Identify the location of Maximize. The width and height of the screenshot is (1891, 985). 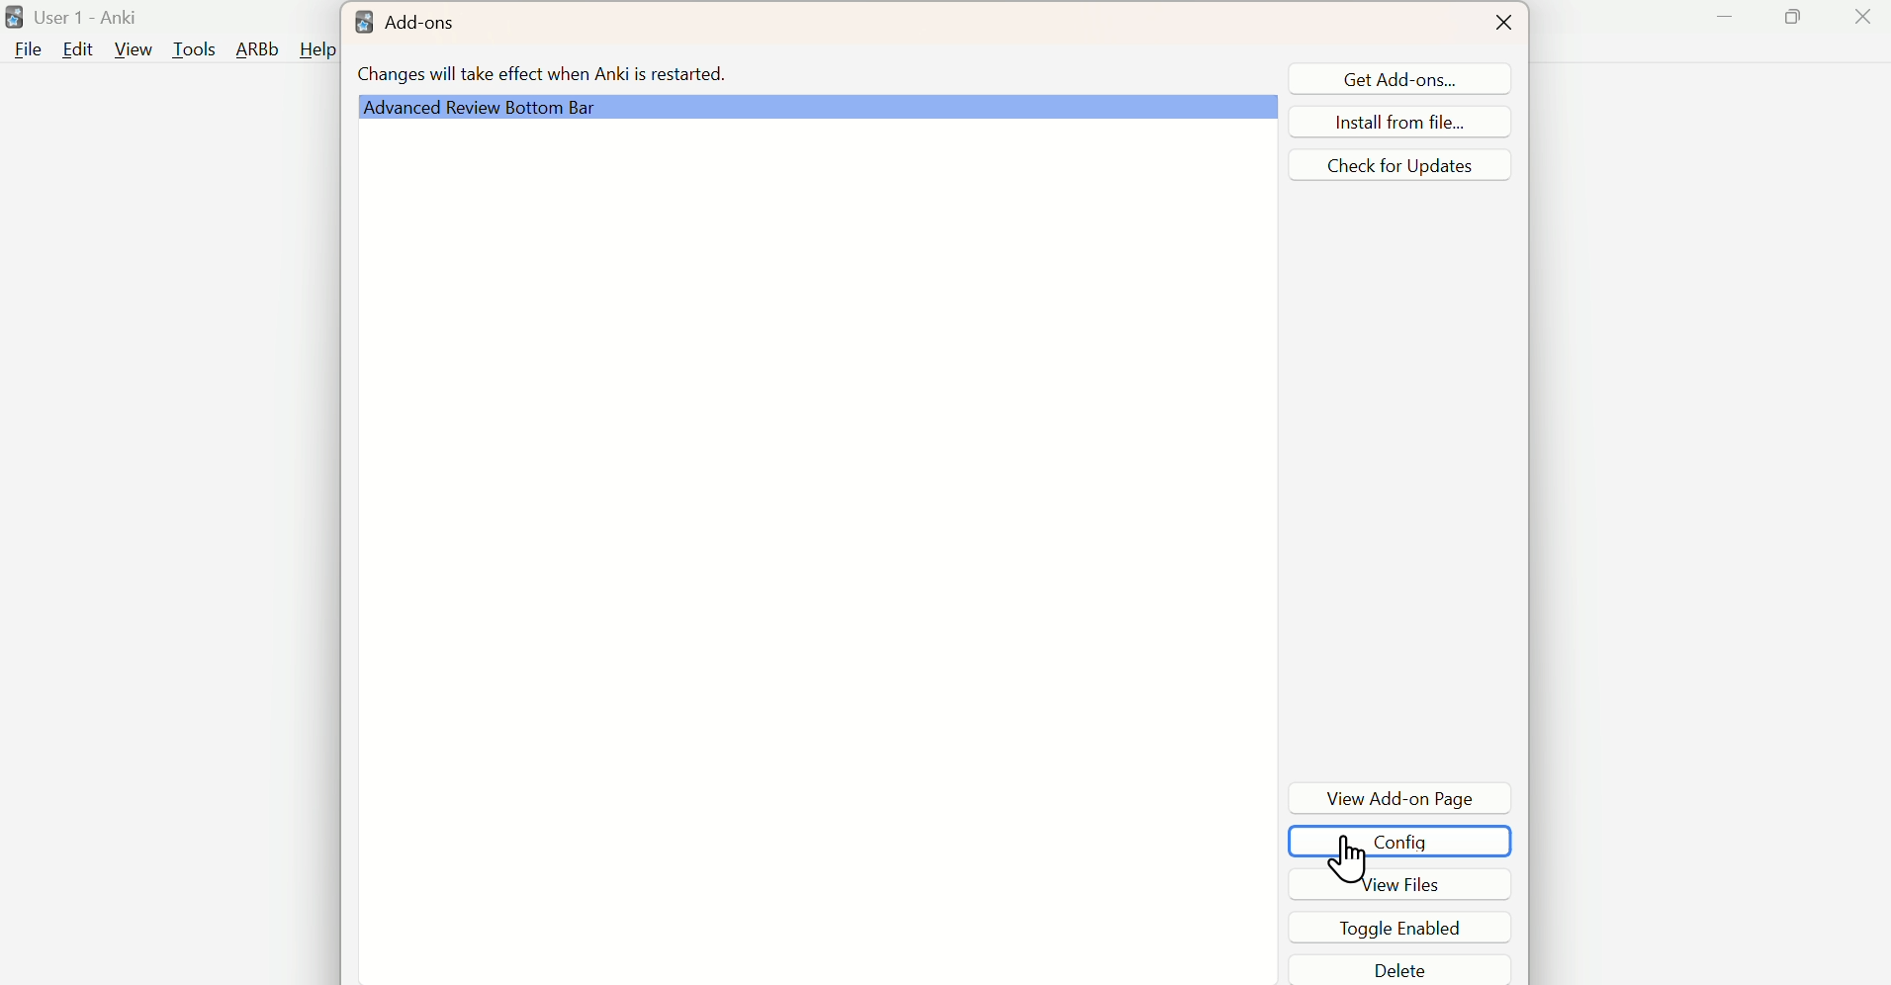
(1799, 16).